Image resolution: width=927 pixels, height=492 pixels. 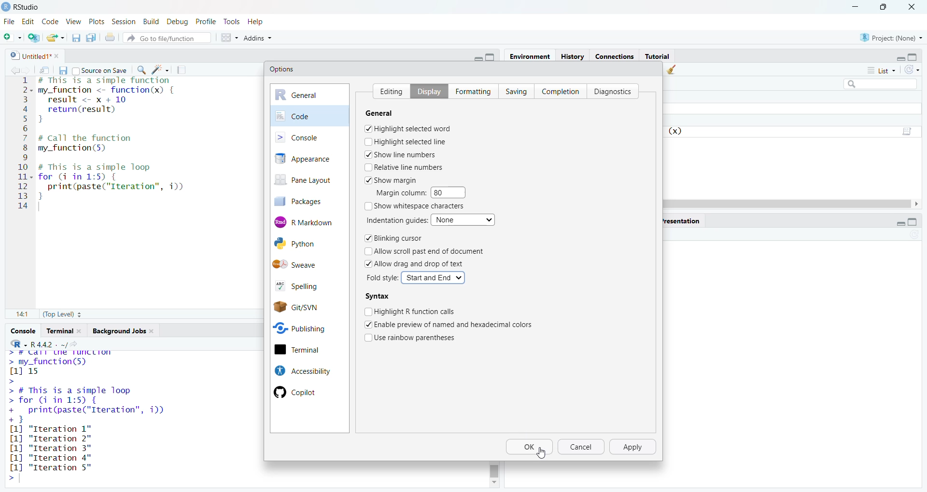 What do you see at coordinates (120, 101) in the screenshot?
I see `code of a simple function` at bounding box center [120, 101].